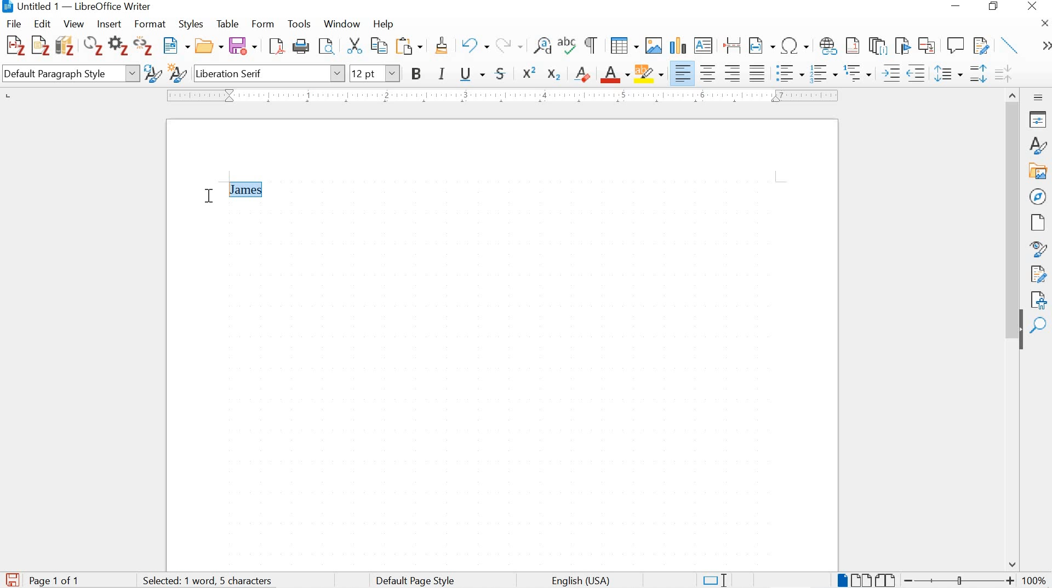 The image size is (1052, 588). Describe the element at coordinates (227, 24) in the screenshot. I see `table` at that location.